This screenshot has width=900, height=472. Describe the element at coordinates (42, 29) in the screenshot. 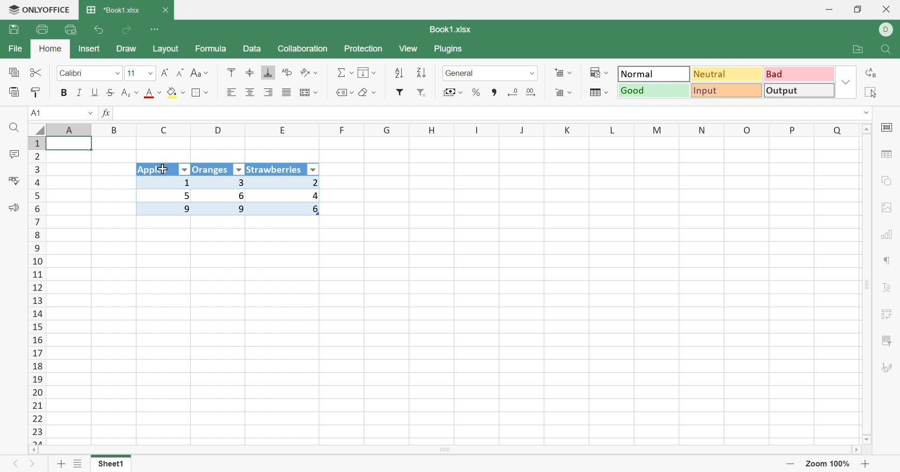

I see `Print` at that location.